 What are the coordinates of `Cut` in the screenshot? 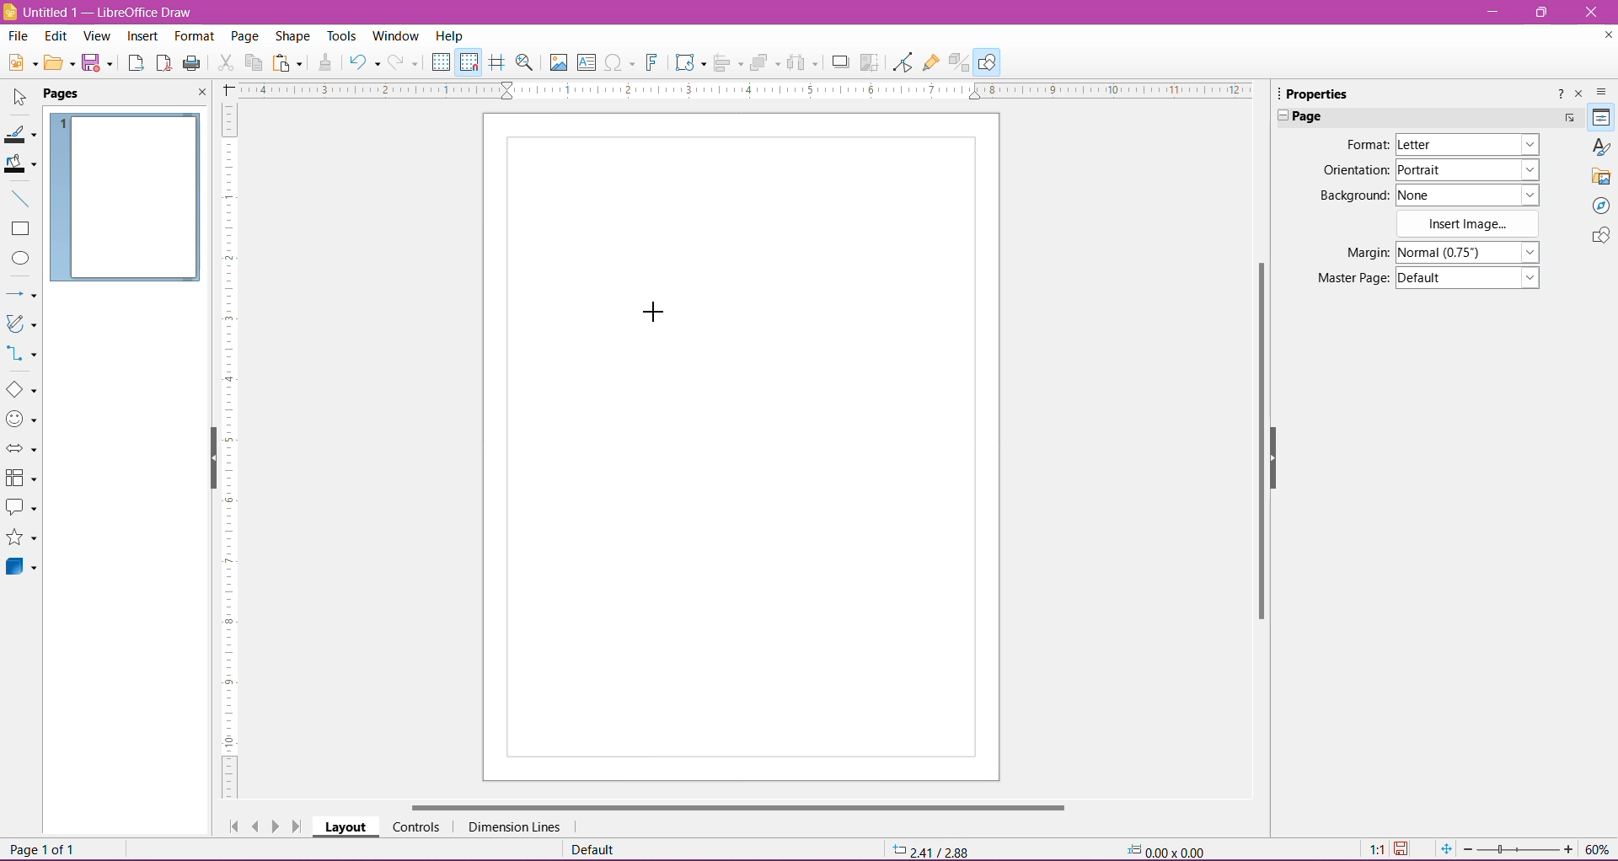 It's located at (225, 65).